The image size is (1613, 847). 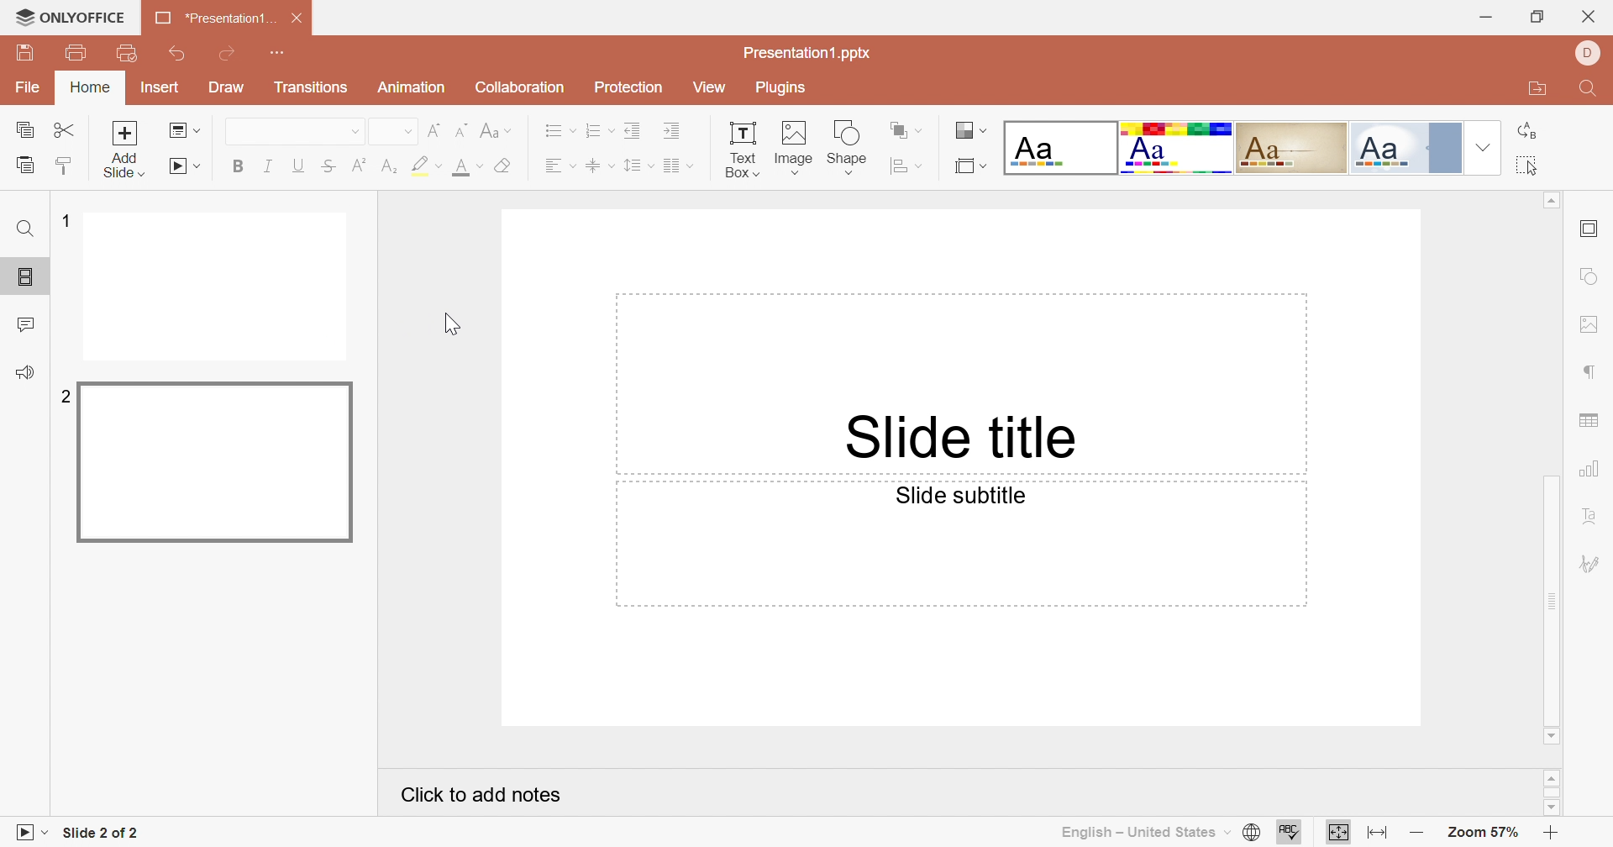 What do you see at coordinates (1549, 780) in the screenshot?
I see `Scroll up` at bounding box center [1549, 780].